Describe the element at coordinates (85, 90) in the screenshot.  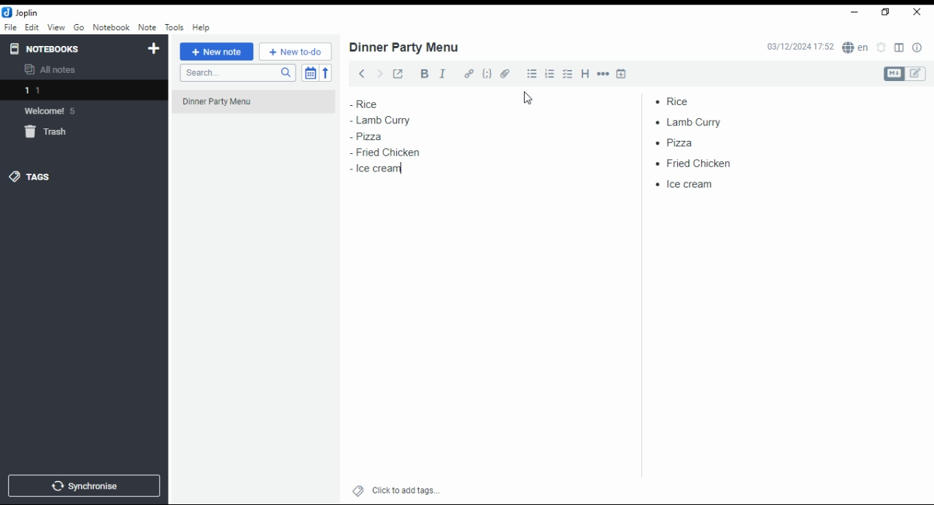
I see `1` at that location.